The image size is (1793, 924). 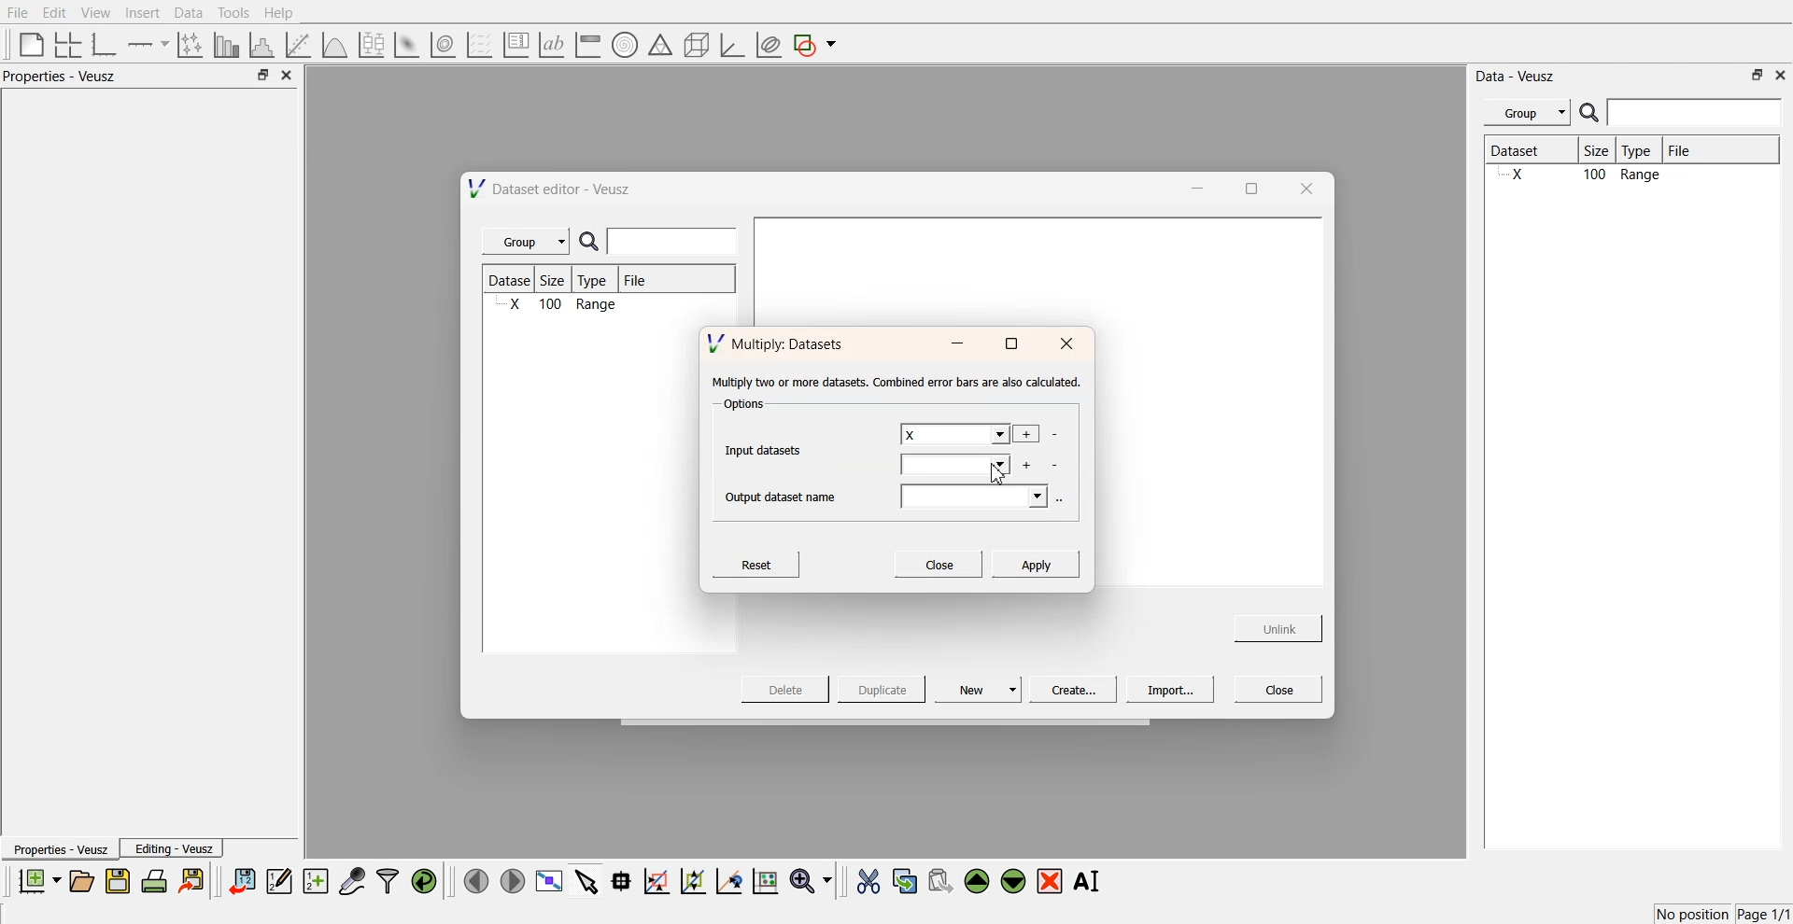 I want to click on Size, so click(x=558, y=281).